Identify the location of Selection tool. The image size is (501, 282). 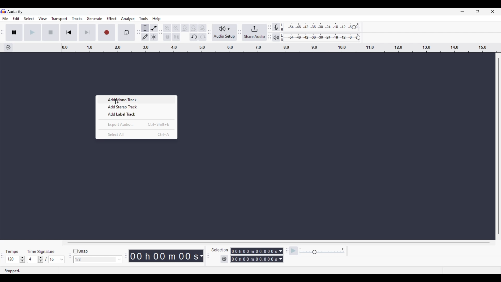
(145, 28).